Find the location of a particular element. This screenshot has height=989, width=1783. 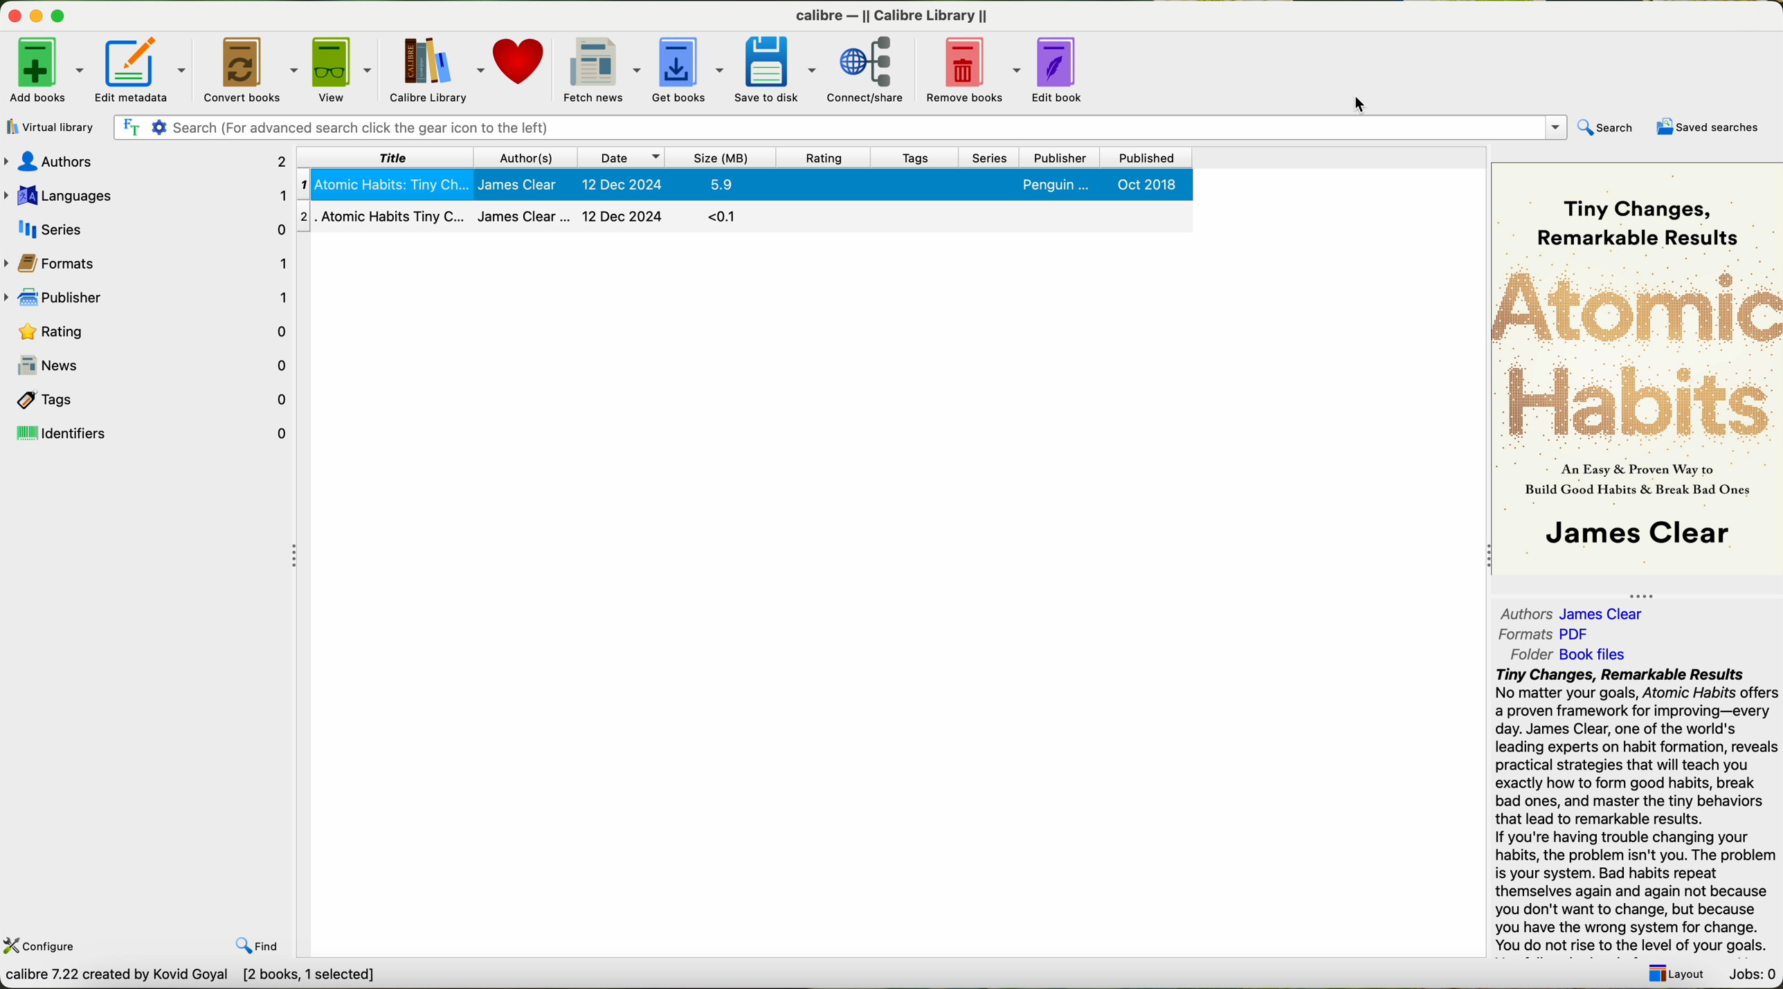

add books is located at coordinates (44, 71).